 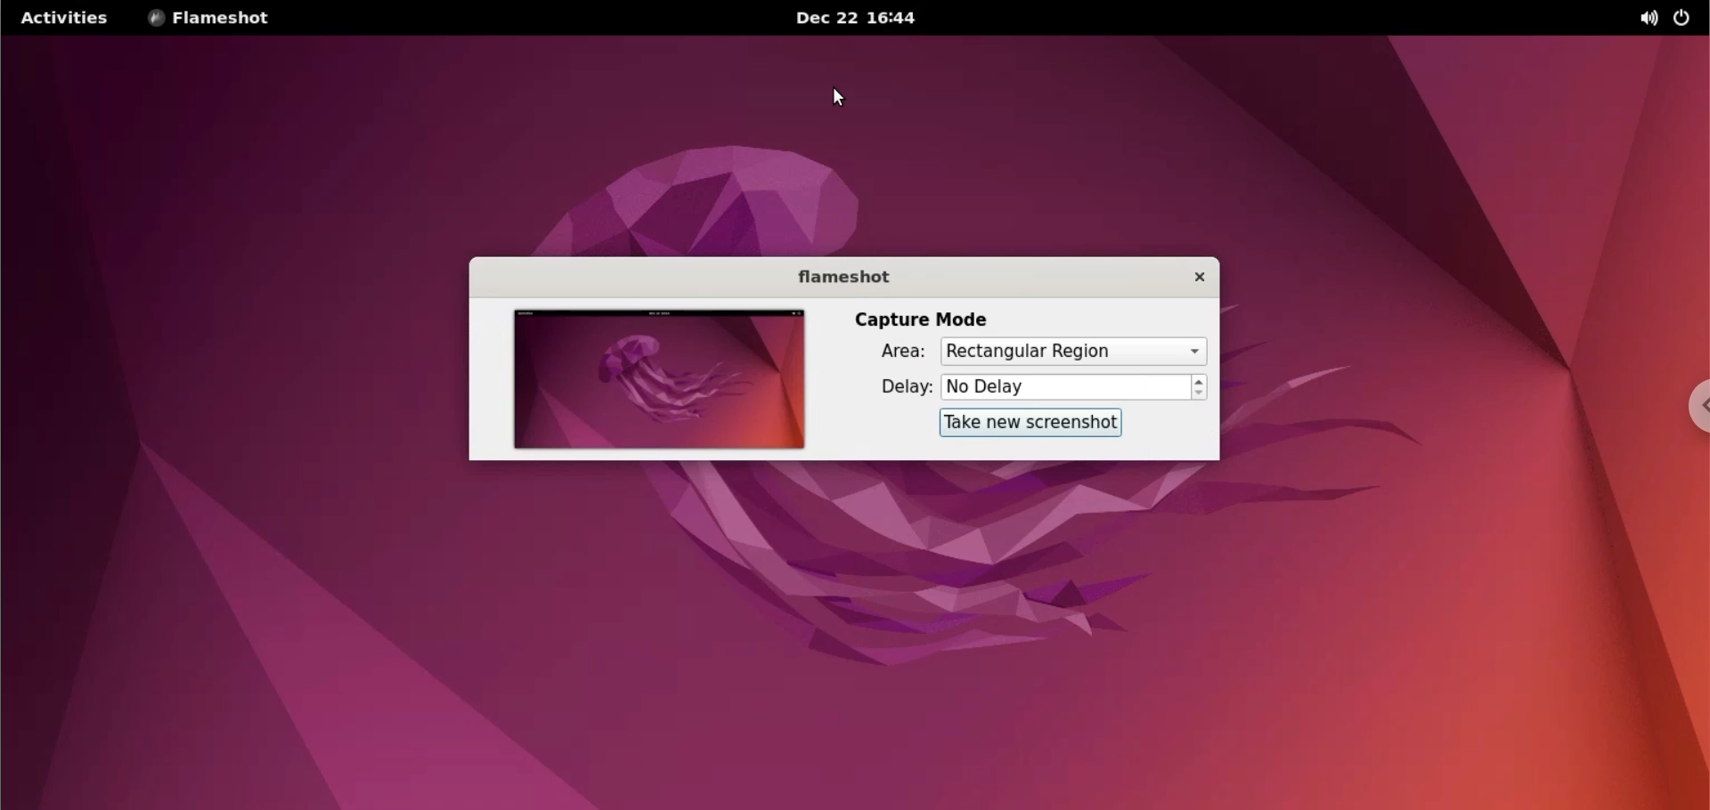 What do you see at coordinates (1032, 423) in the screenshot?
I see `take new screenshot` at bounding box center [1032, 423].